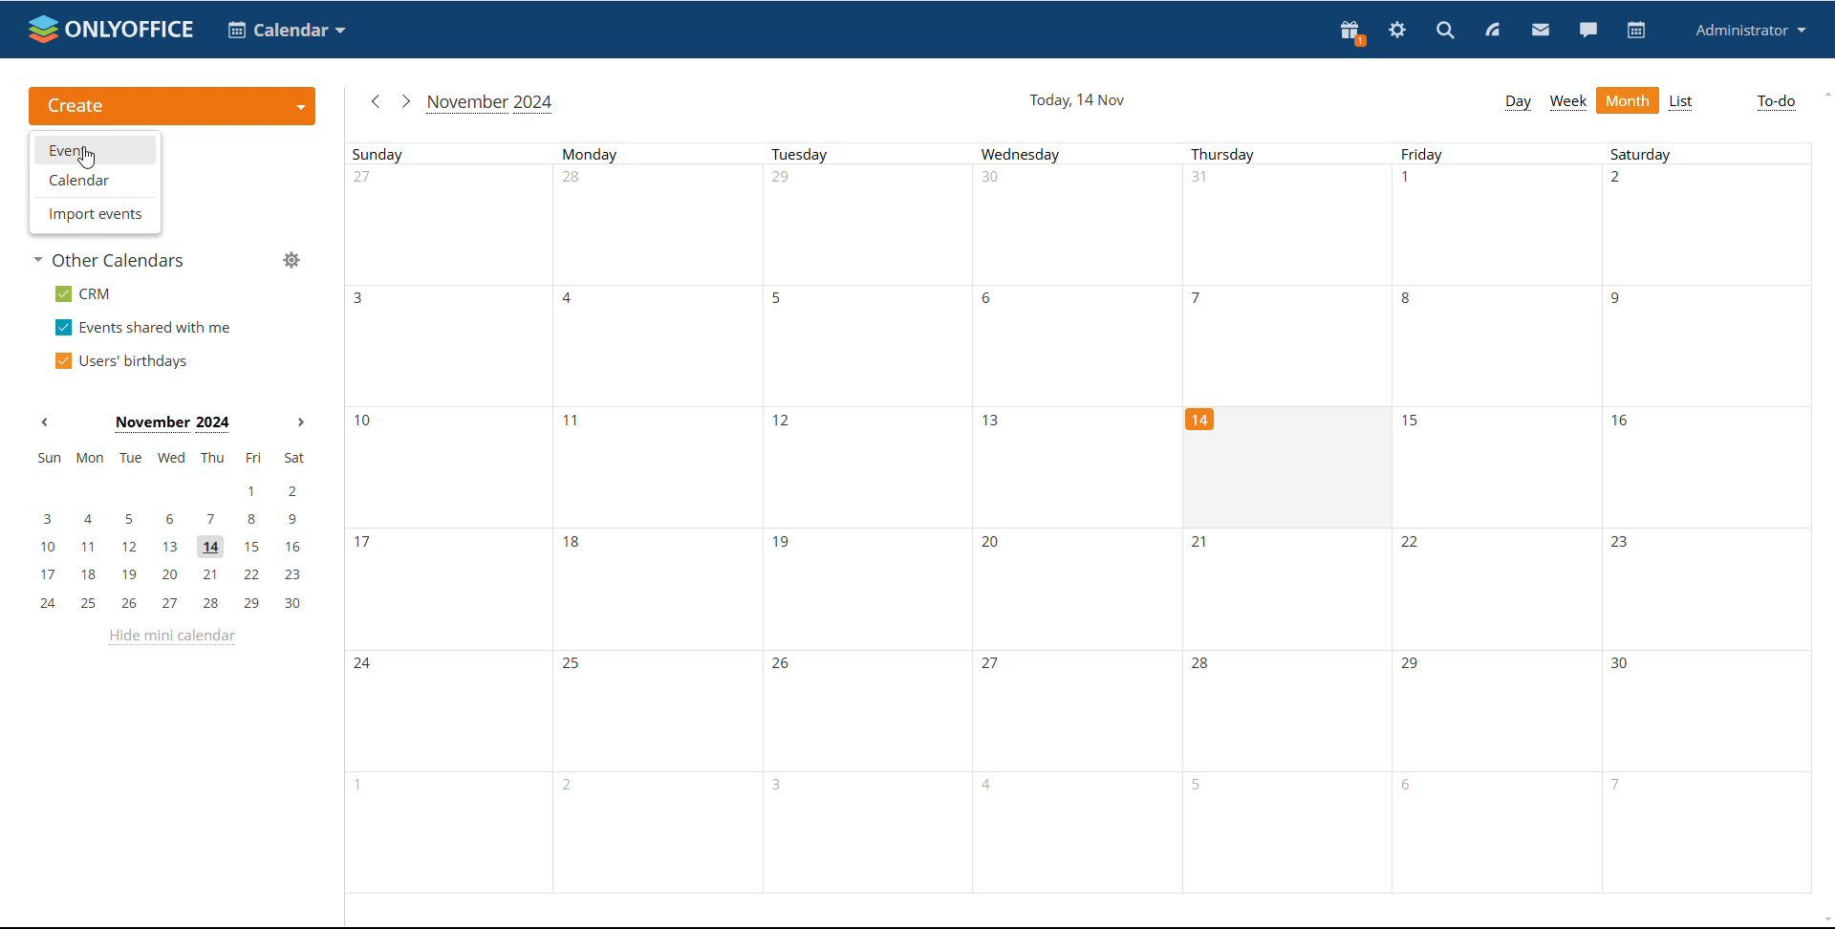  What do you see at coordinates (292, 262) in the screenshot?
I see `manage` at bounding box center [292, 262].